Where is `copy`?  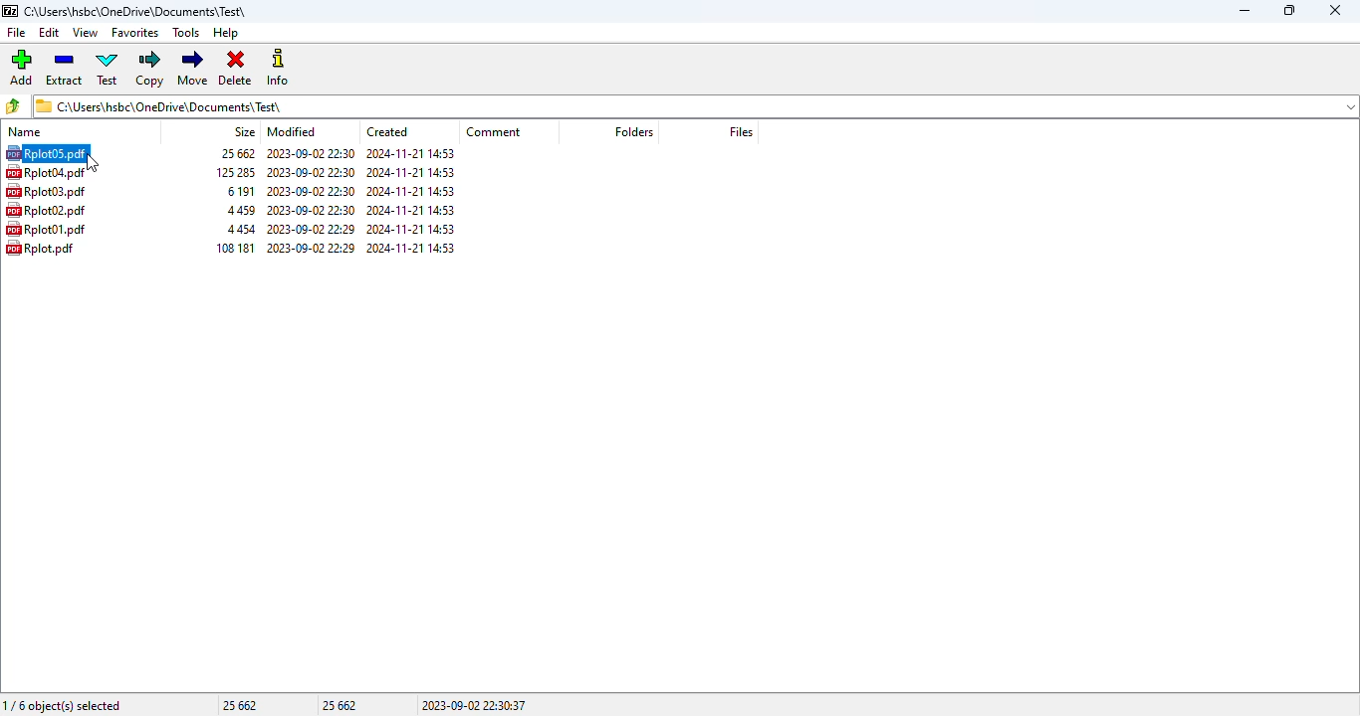
copy is located at coordinates (150, 69).